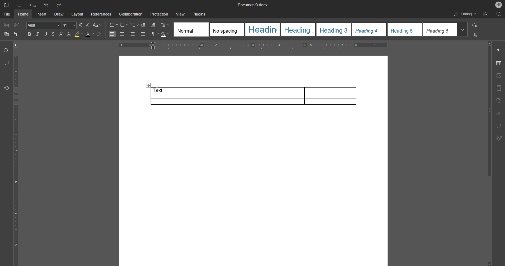 This screenshot has width=505, height=266. I want to click on Shadow, so click(165, 34).